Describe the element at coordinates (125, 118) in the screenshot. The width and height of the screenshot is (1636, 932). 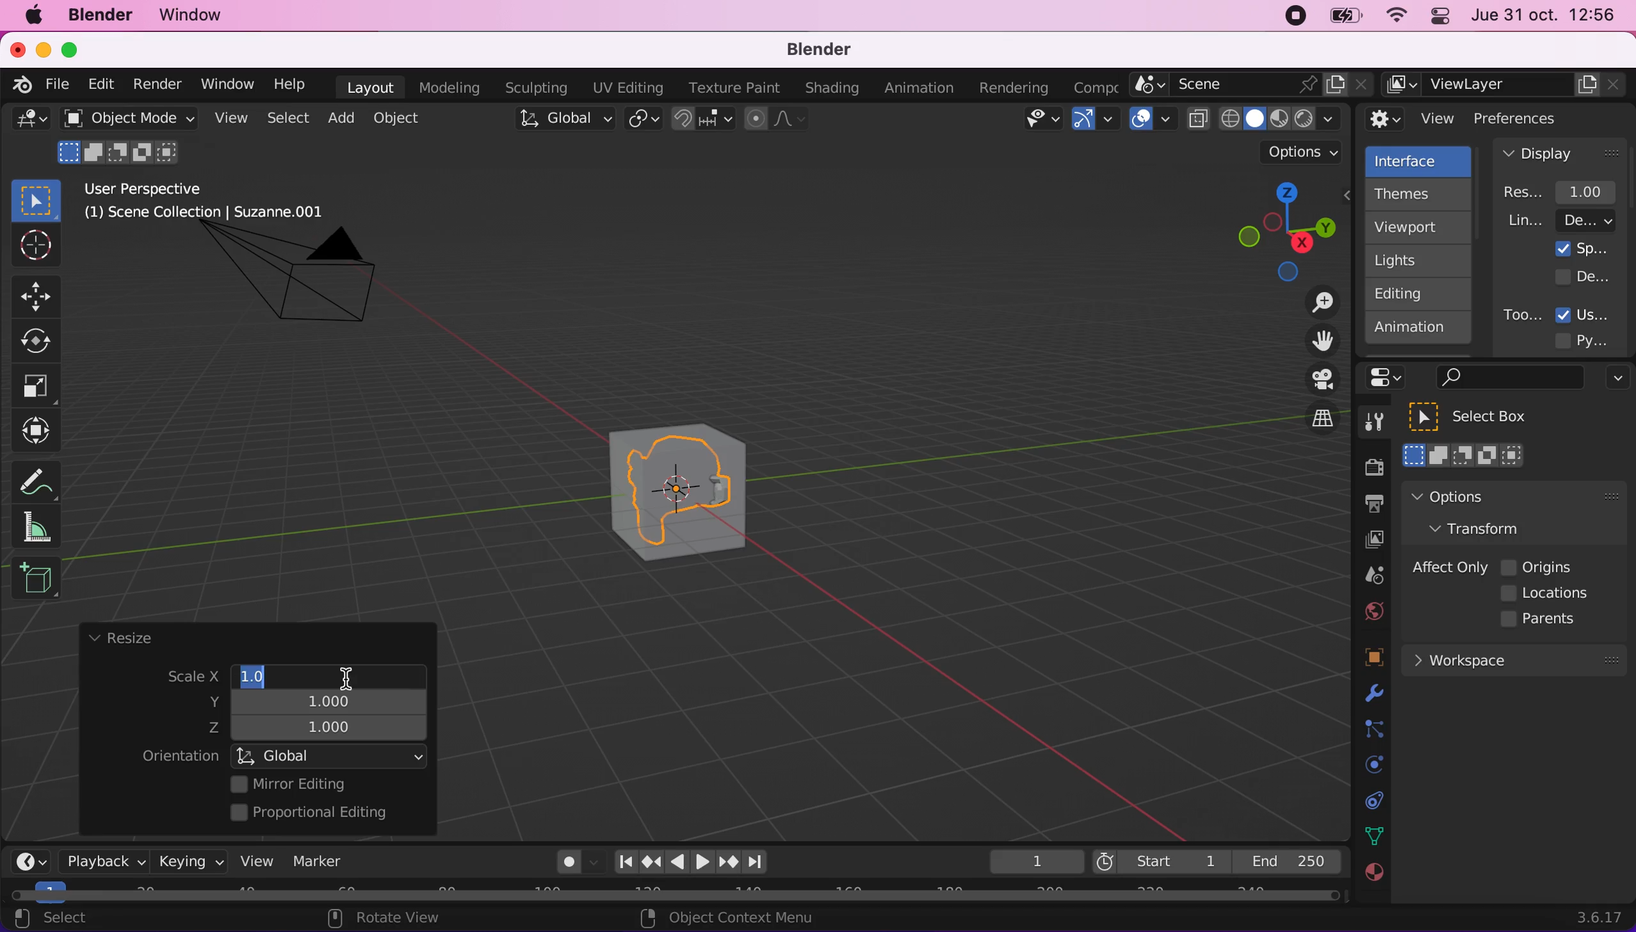
I see `object mode` at that location.